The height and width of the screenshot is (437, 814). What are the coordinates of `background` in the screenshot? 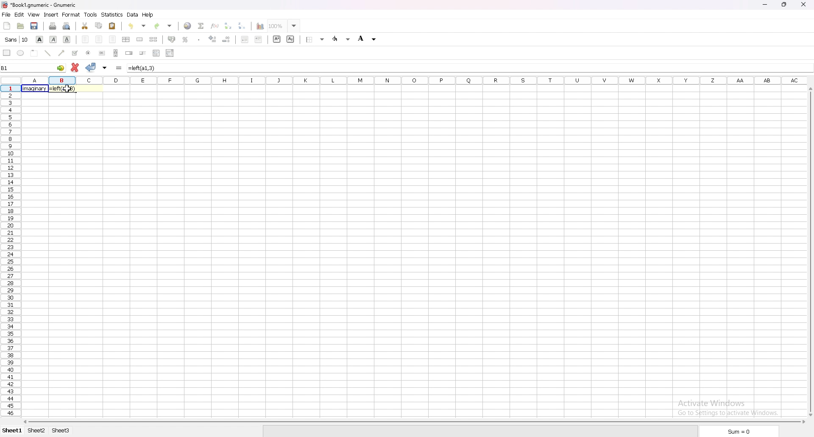 It's located at (368, 39).